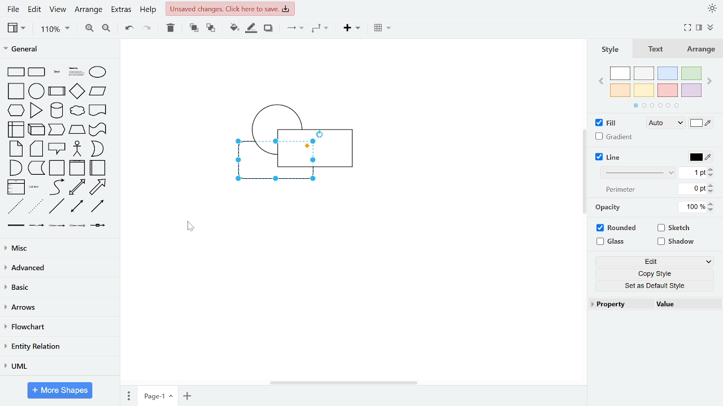 This screenshot has width=723, height=406. I want to click on fill colors, so click(700, 123).